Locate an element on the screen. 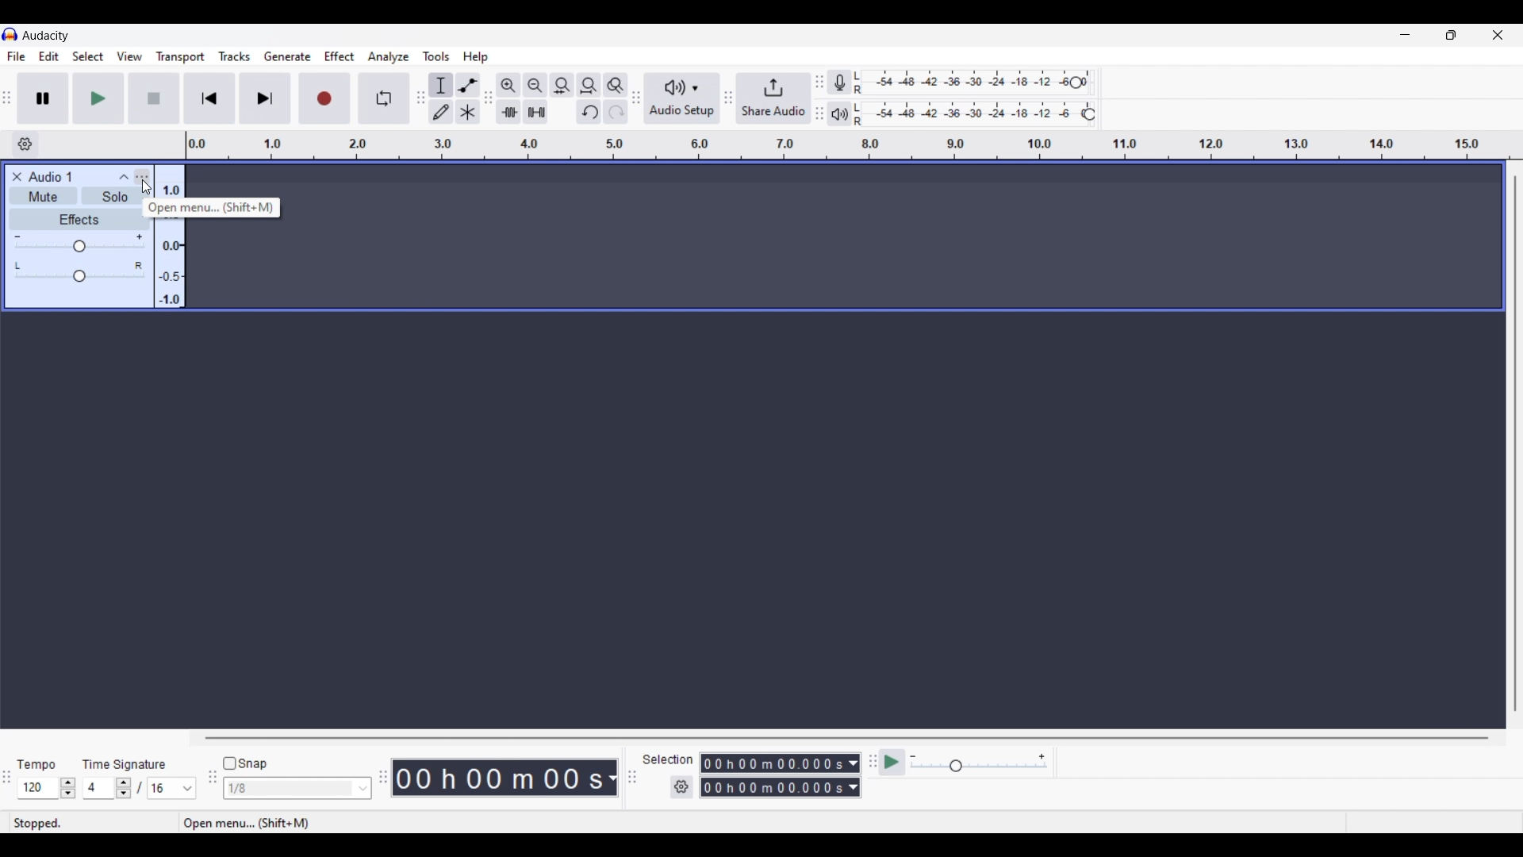 This screenshot has width=1523, height=857. Time Signature is located at coordinates (127, 763).